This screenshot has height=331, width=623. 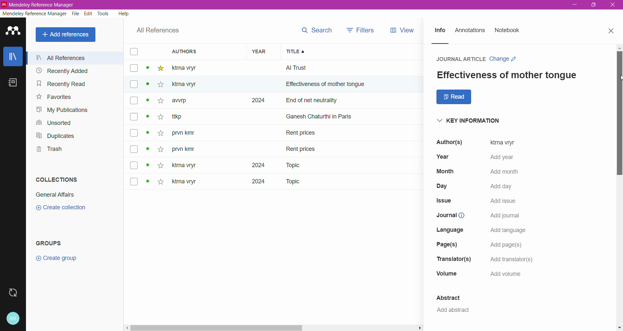 I want to click on Volume, so click(x=447, y=274).